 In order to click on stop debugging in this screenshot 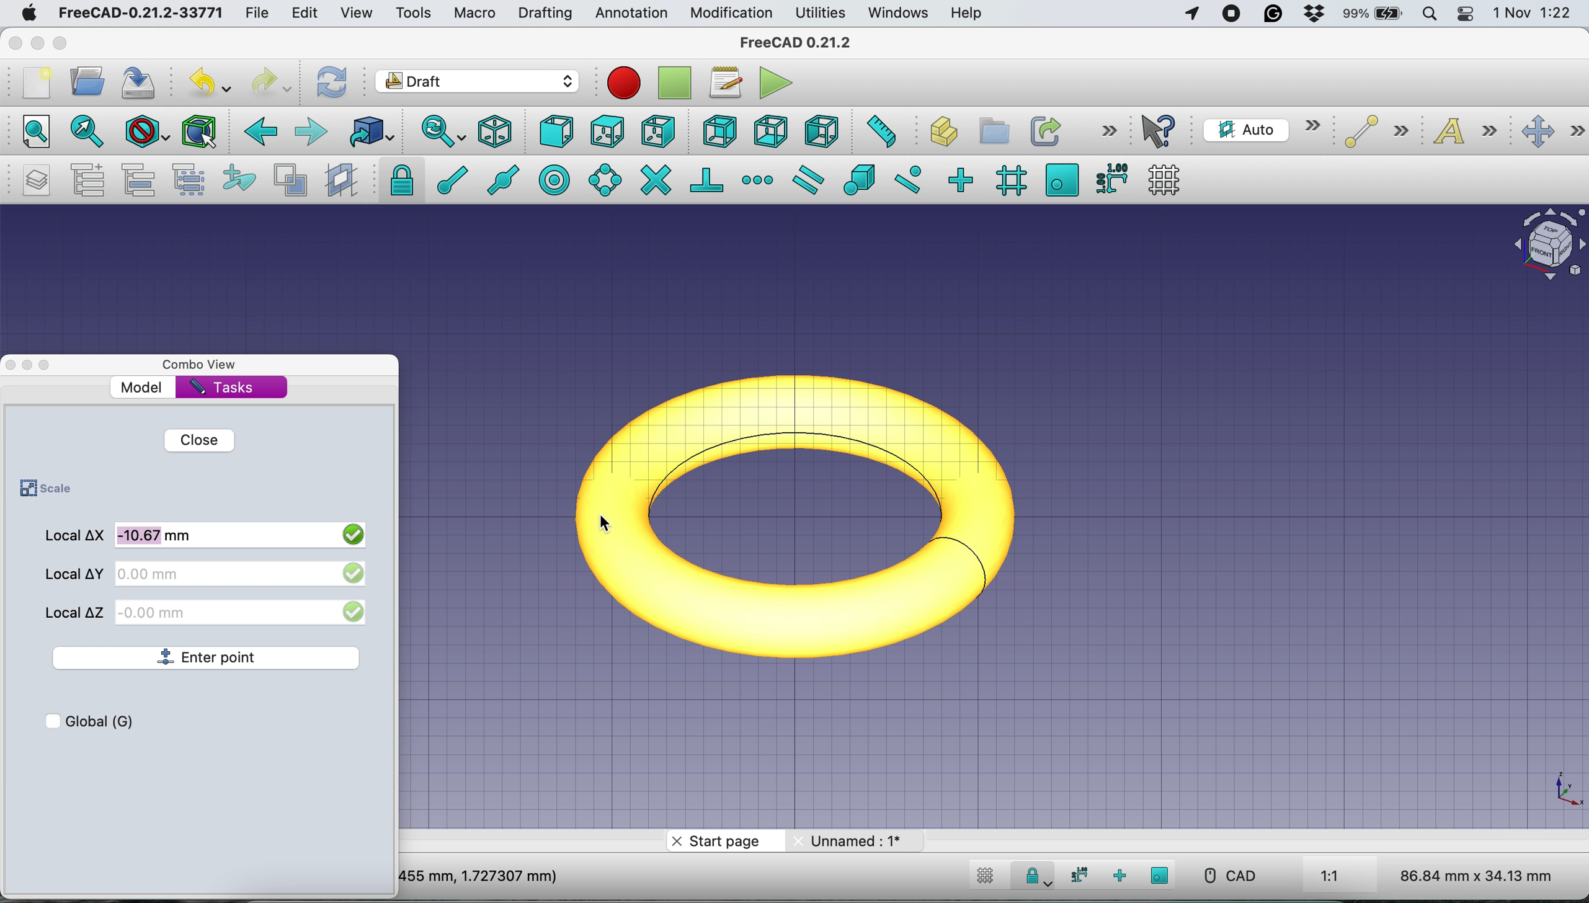, I will do `click(672, 83)`.